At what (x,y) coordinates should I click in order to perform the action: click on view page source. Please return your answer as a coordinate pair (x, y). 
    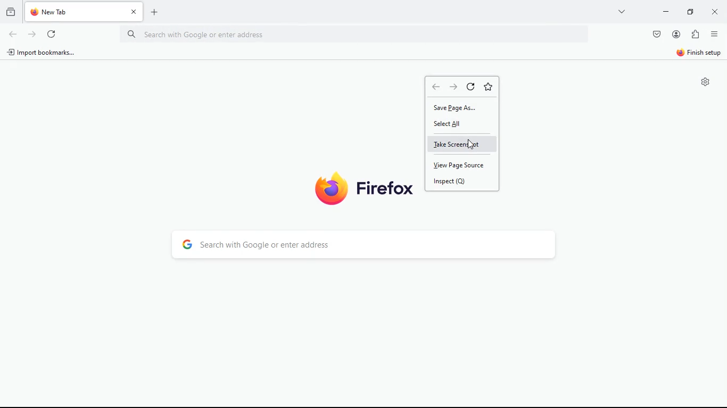
    Looking at the image, I should click on (463, 165).